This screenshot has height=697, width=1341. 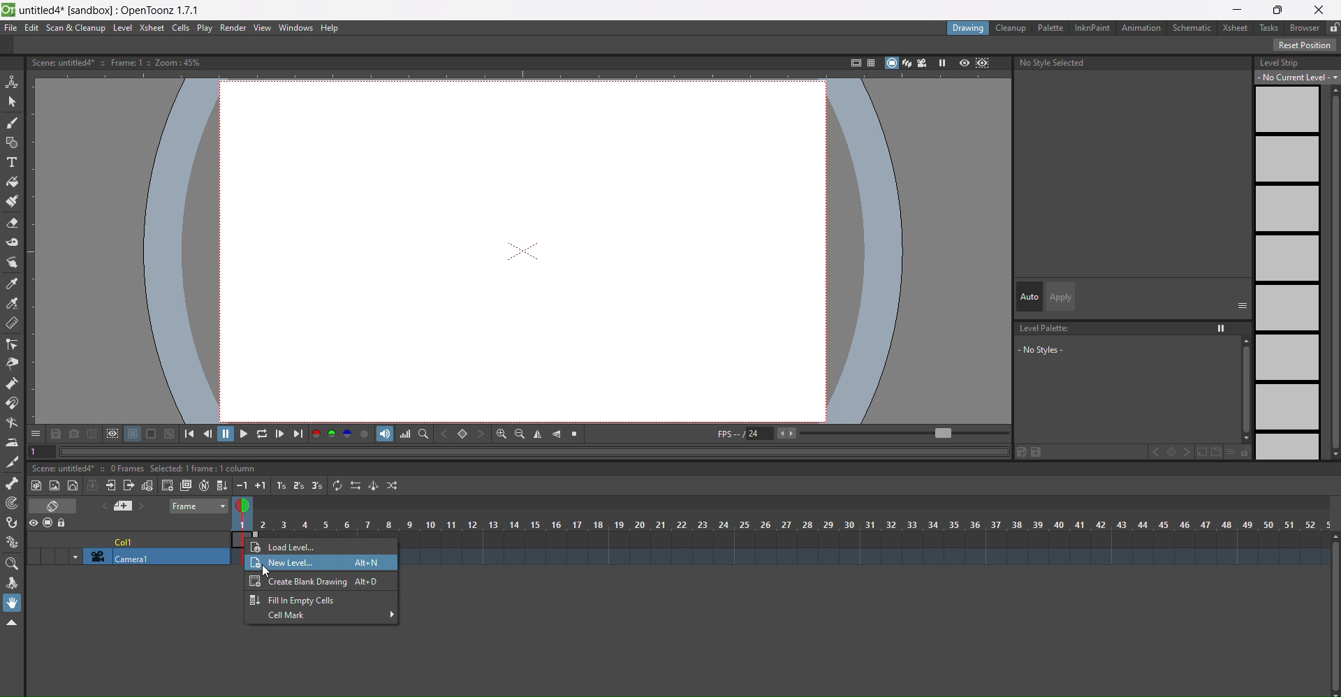 I want to click on edit, so click(x=32, y=29).